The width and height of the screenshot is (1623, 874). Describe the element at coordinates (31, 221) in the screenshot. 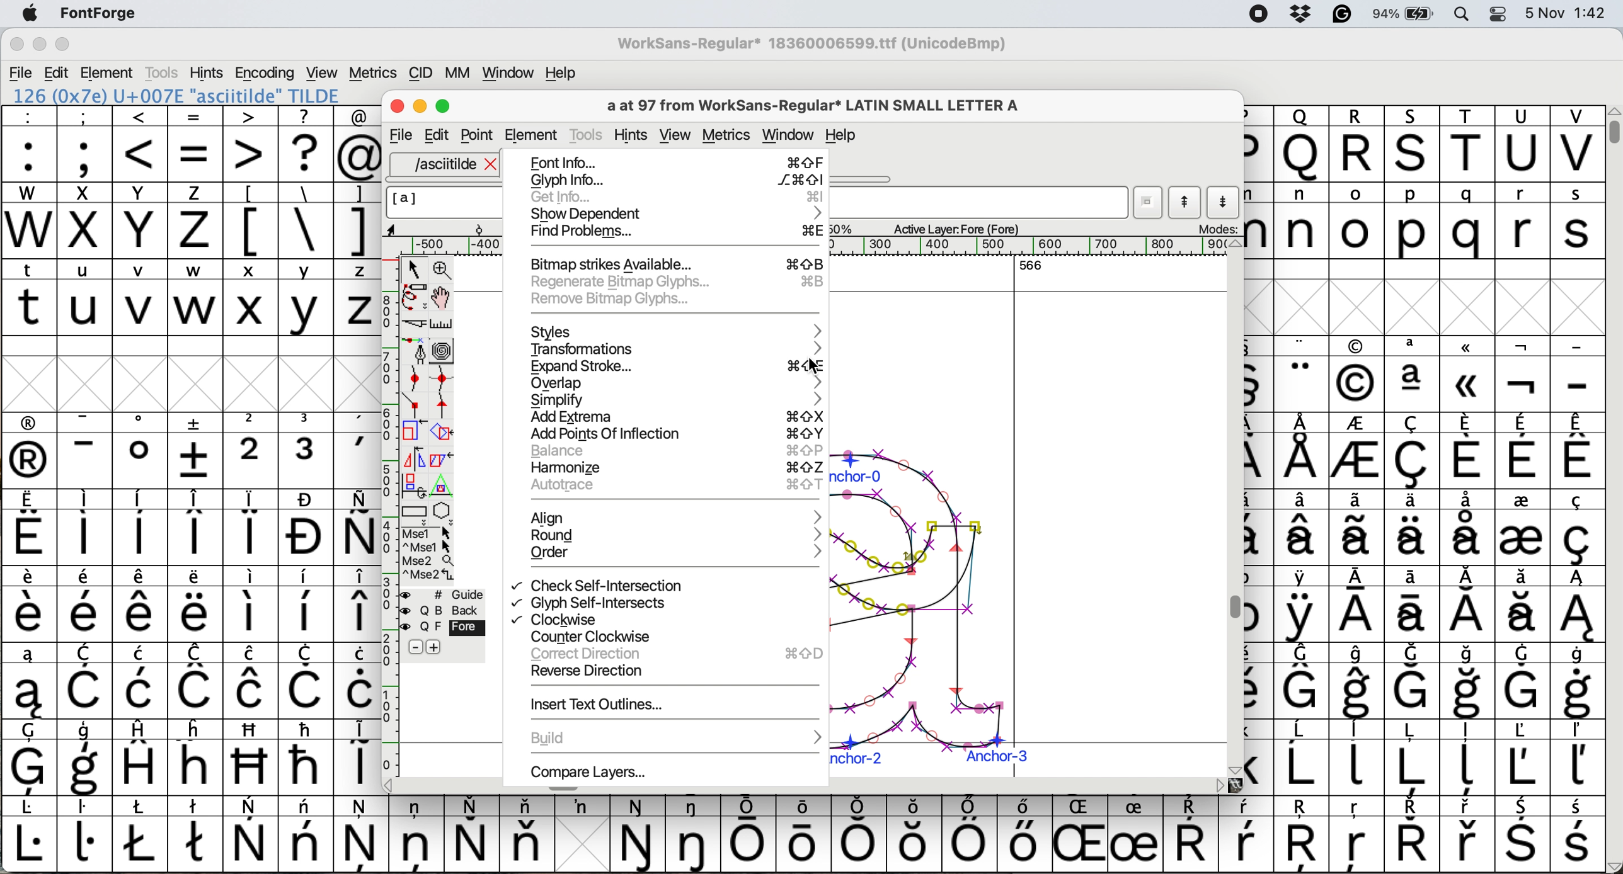

I see `W` at that location.